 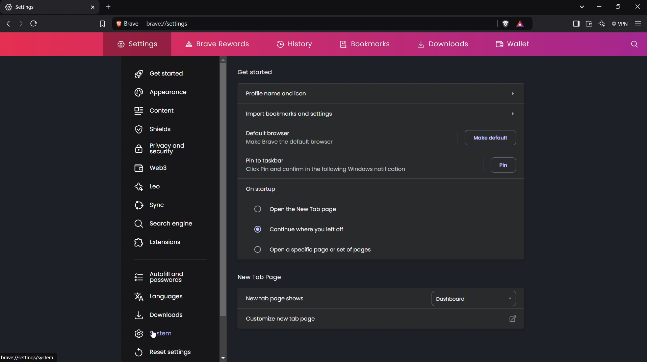 I want to click on Extensions, so click(x=155, y=243).